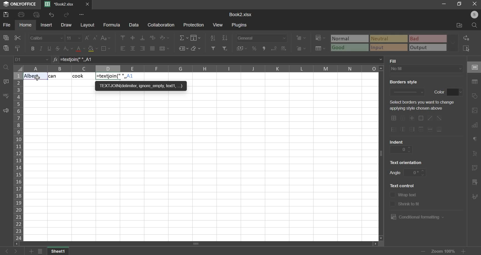 Image resolution: width=481 pixels, height=255 pixels. Describe the element at coordinates (60, 251) in the screenshot. I see `sheet name` at that location.